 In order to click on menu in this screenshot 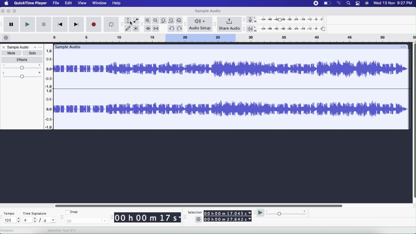, I will do `click(316, 3)`.